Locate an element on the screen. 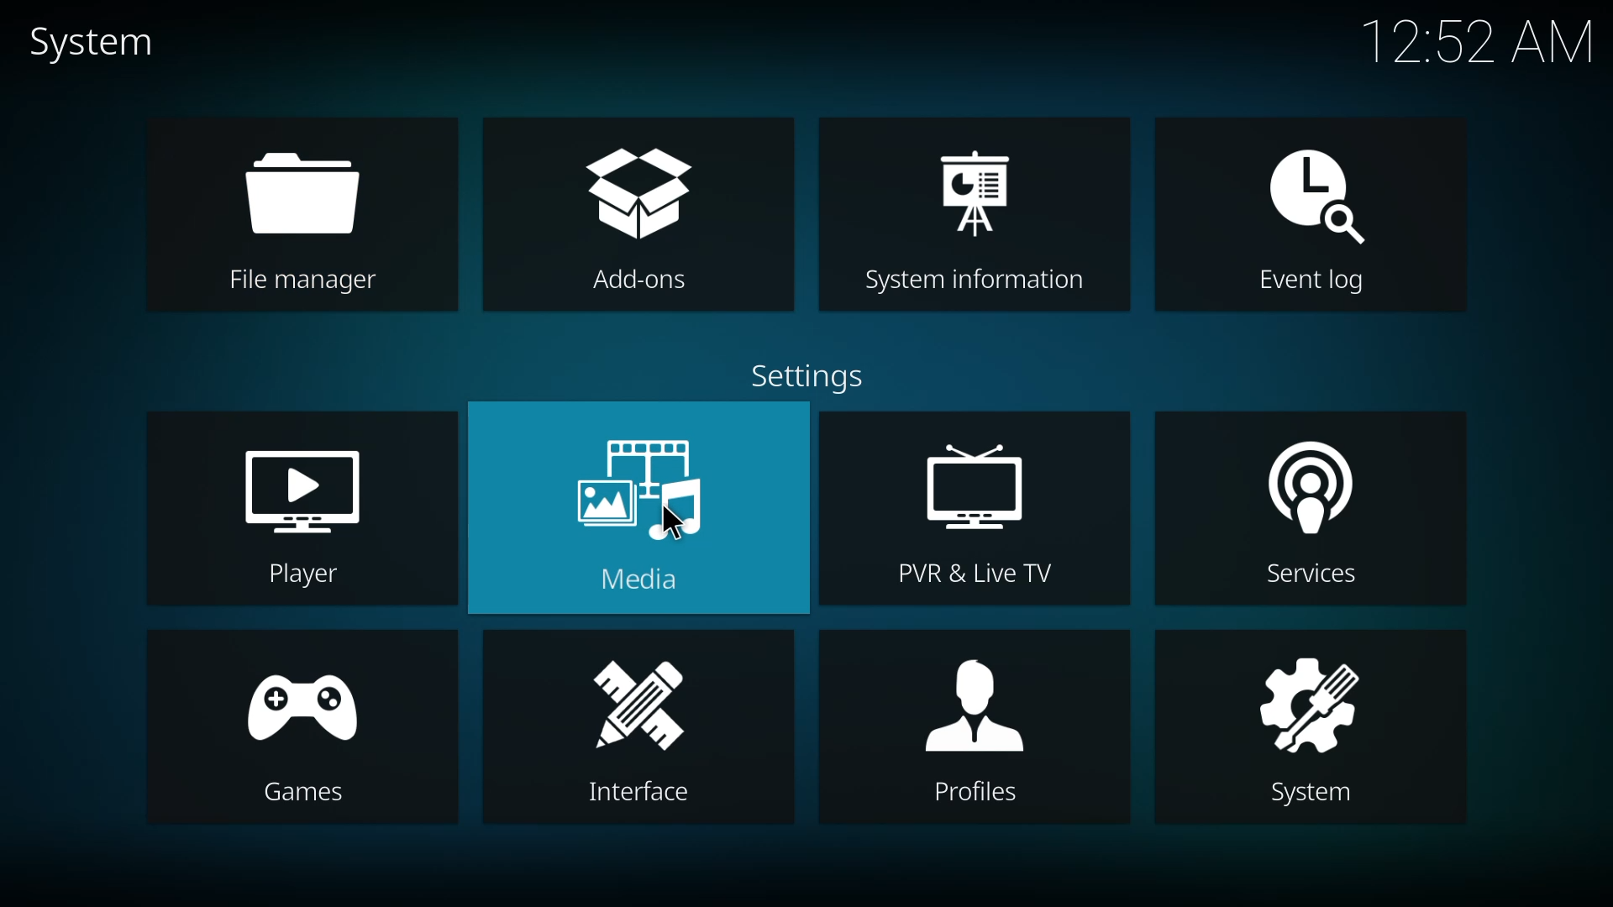 This screenshot has width=1613, height=907. 12:52 AM is located at coordinates (1479, 45).